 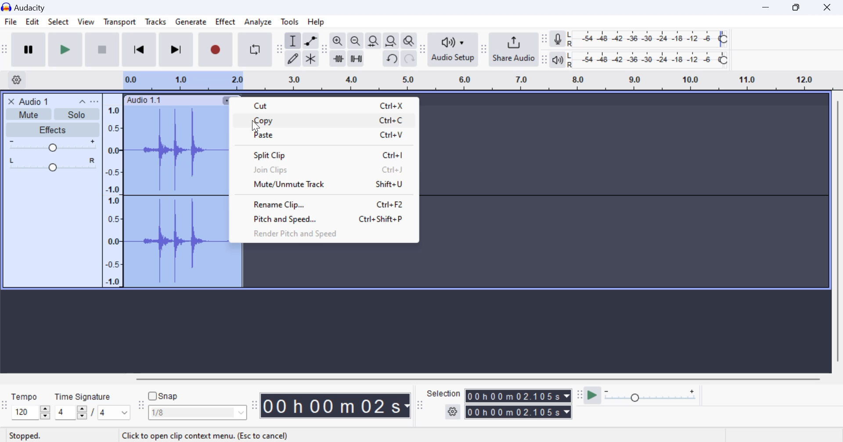 What do you see at coordinates (656, 396) in the screenshot?
I see `Playback Speed` at bounding box center [656, 396].